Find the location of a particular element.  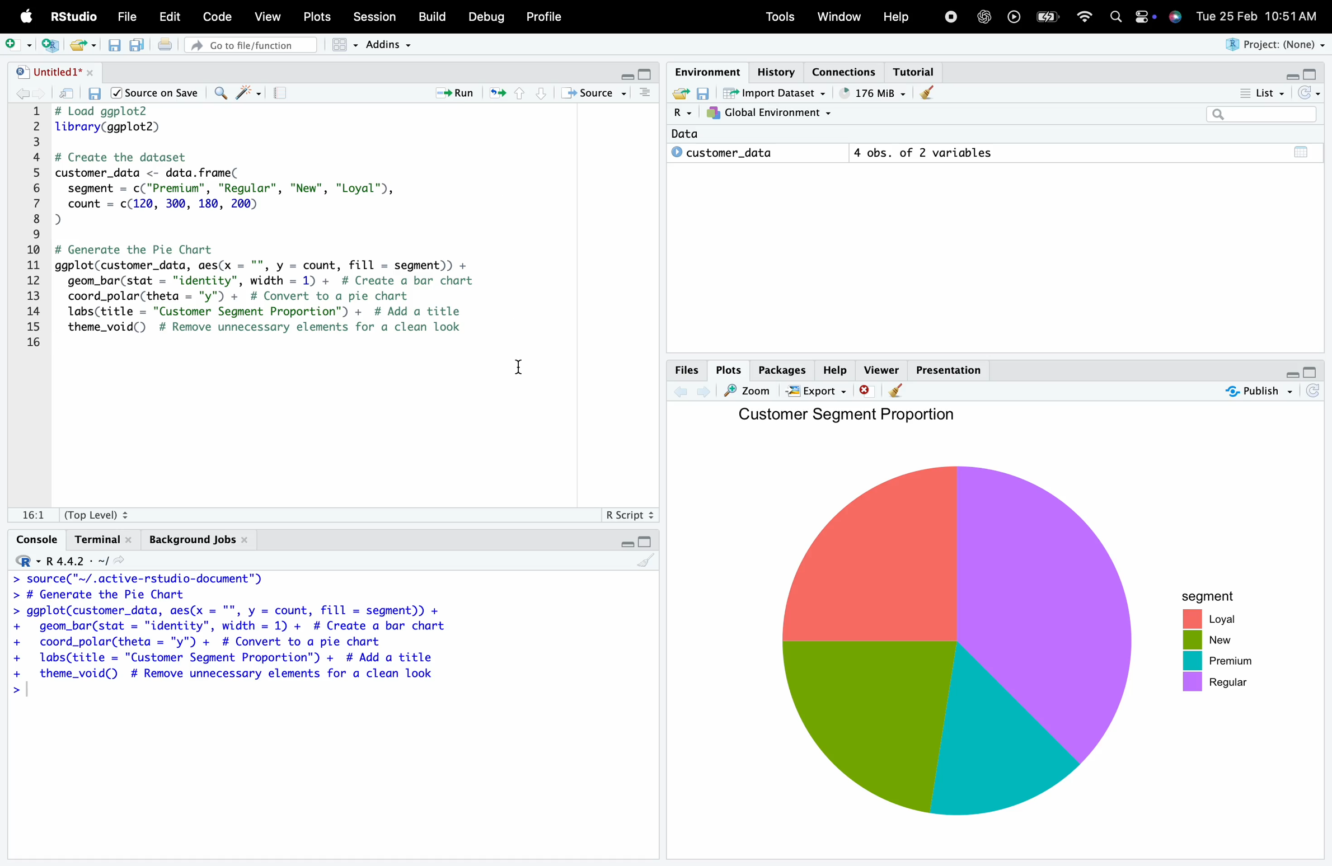

zoom is located at coordinates (751, 392).